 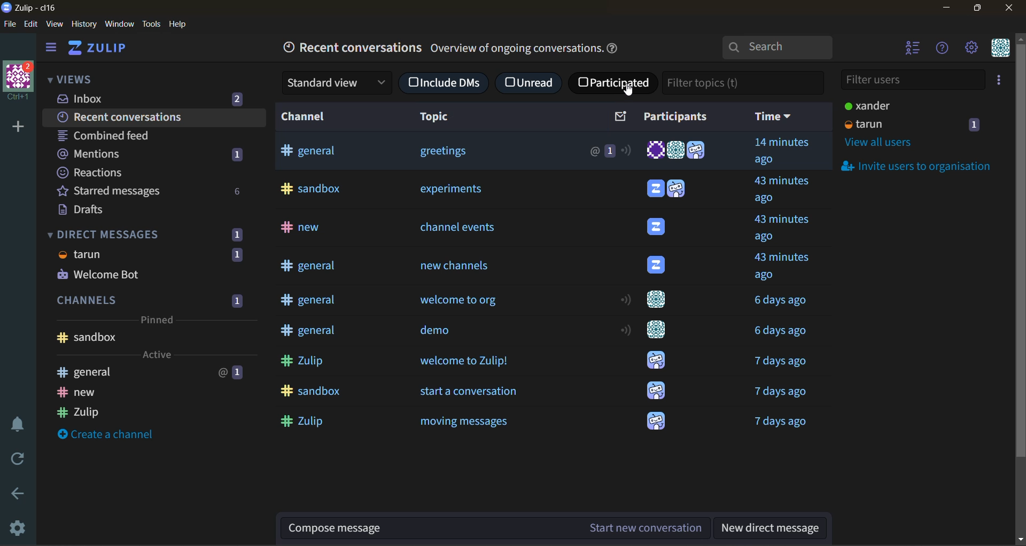 What do you see at coordinates (779, 45) in the screenshot?
I see `search` at bounding box center [779, 45].